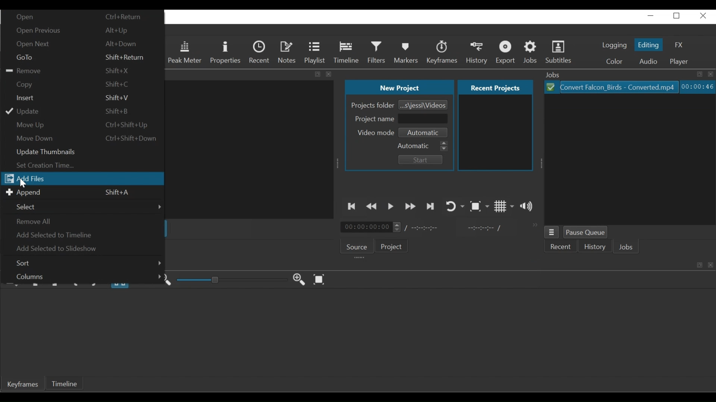  What do you see at coordinates (359, 245) in the screenshot?
I see `Source` at bounding box center [359, 245].